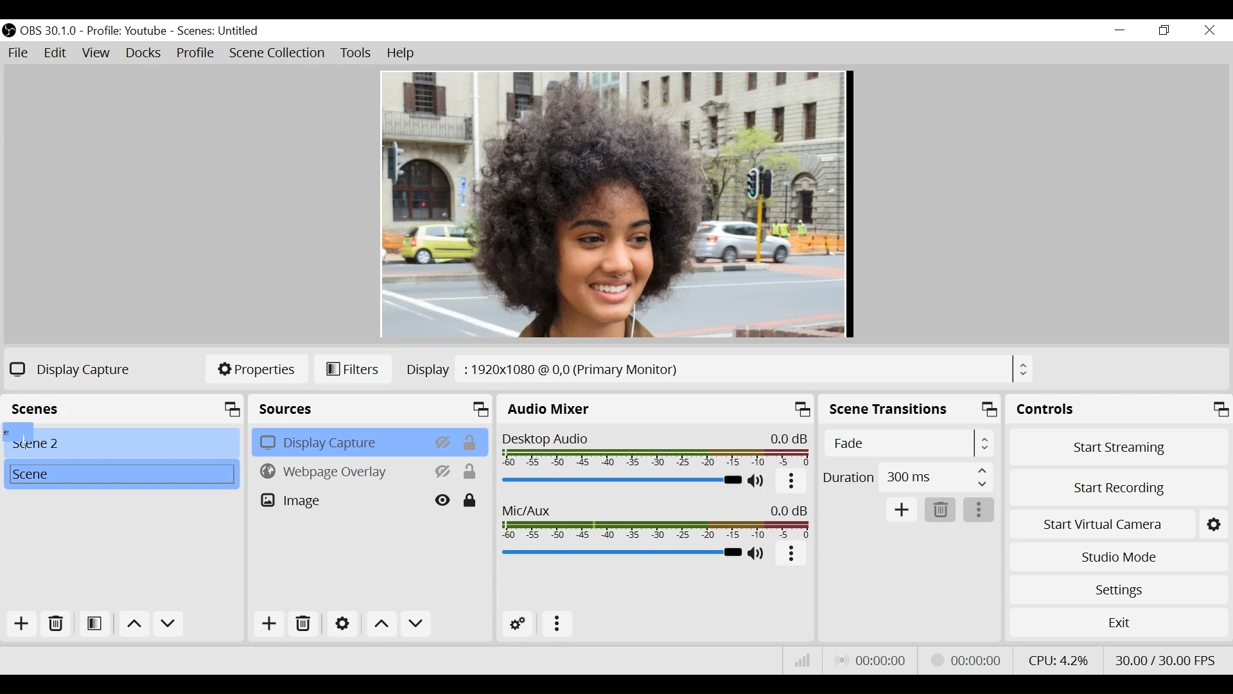  Describe the element at coordinates (168, 625) in the screenshot. I see `Move down` at that location.